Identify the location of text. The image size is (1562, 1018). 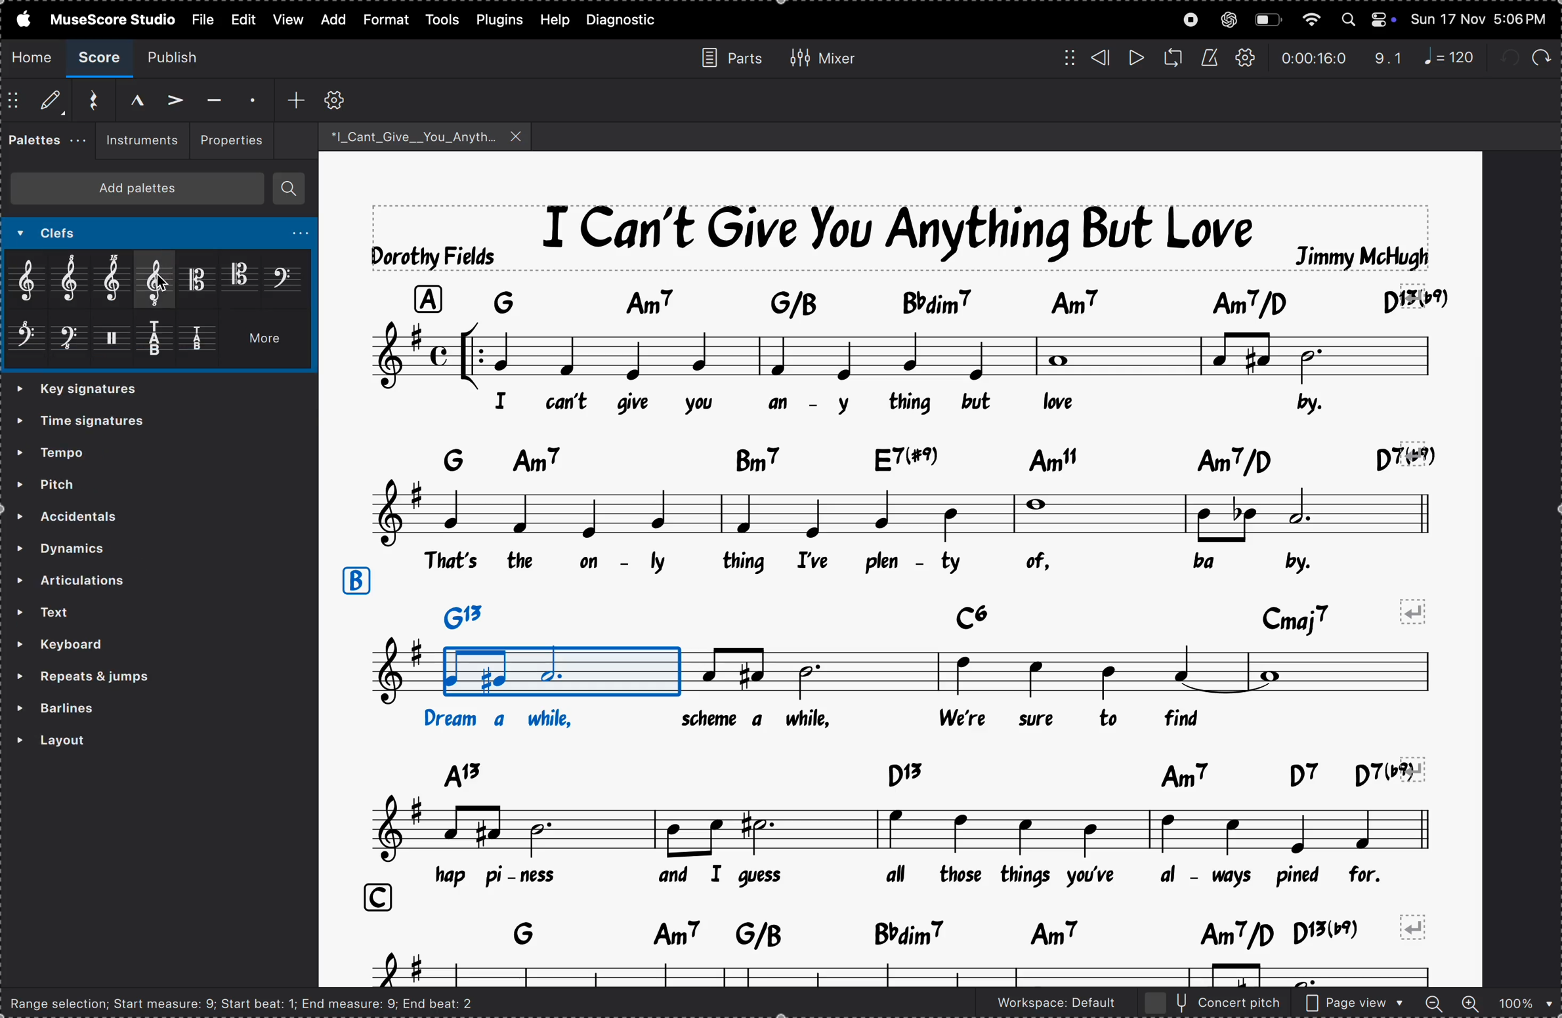
(134, 612).